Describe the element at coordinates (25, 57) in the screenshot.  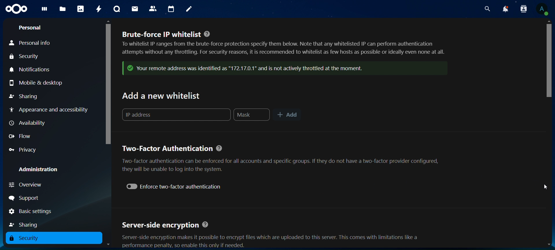
I see `security` at that location.